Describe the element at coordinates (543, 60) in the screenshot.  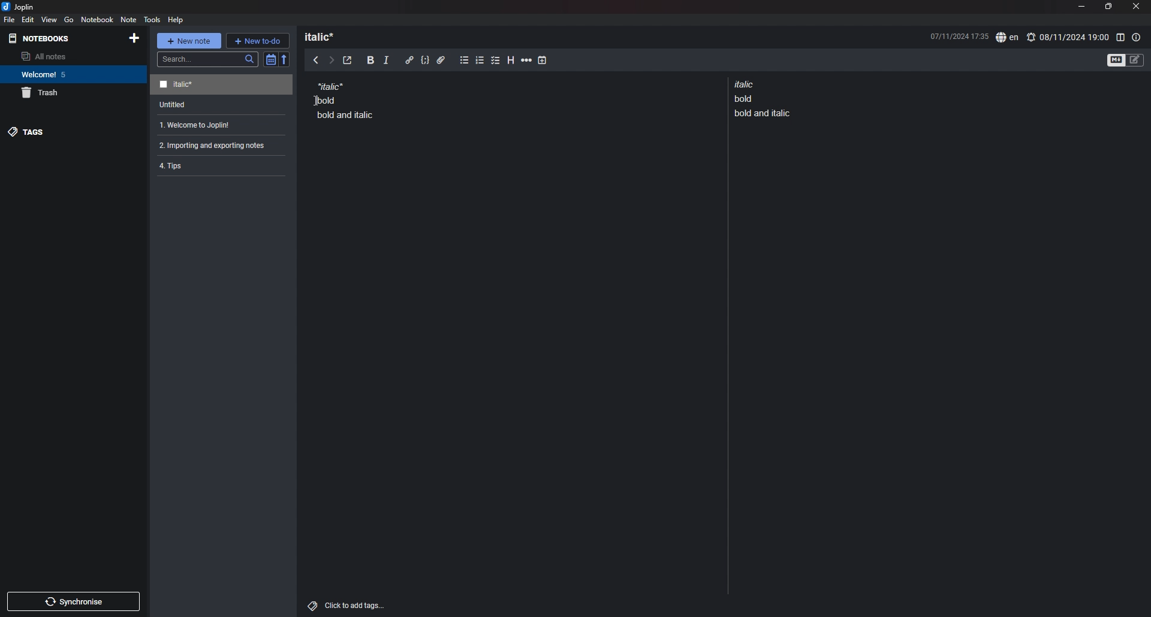
I see `add time` at that location.